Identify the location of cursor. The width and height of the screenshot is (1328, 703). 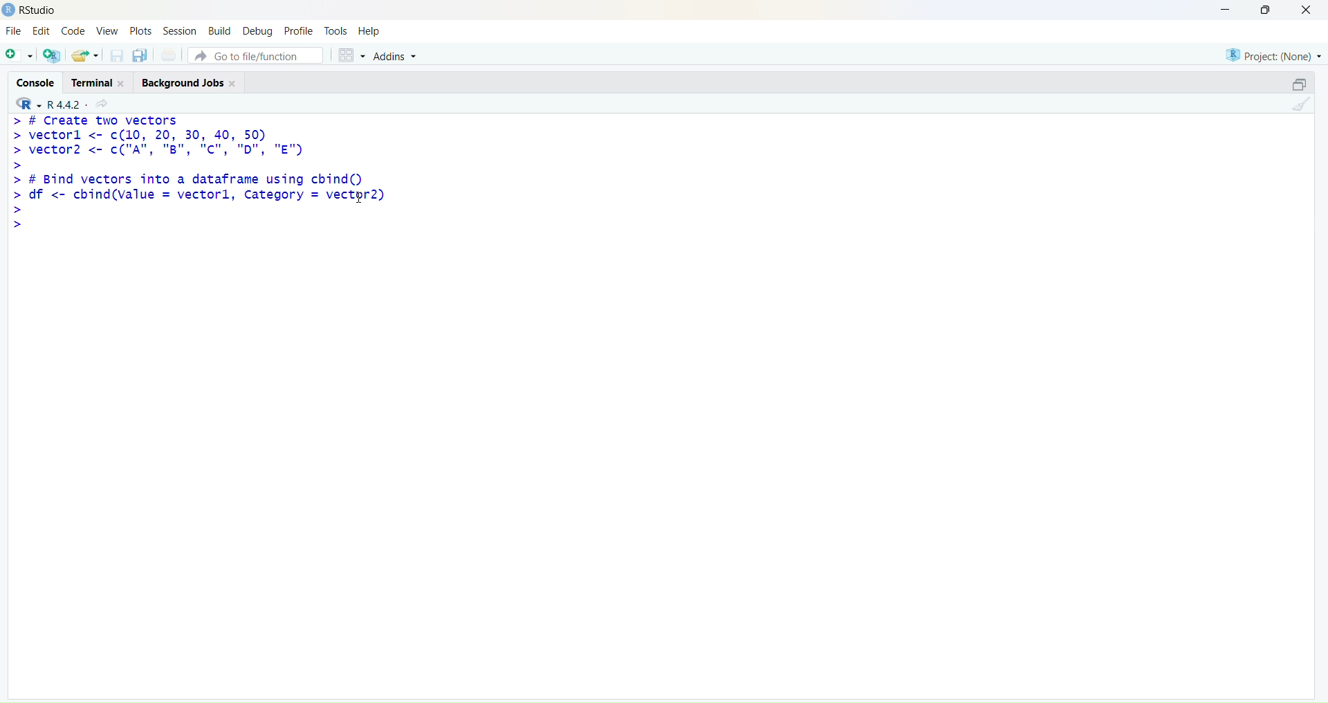
(360, 197).